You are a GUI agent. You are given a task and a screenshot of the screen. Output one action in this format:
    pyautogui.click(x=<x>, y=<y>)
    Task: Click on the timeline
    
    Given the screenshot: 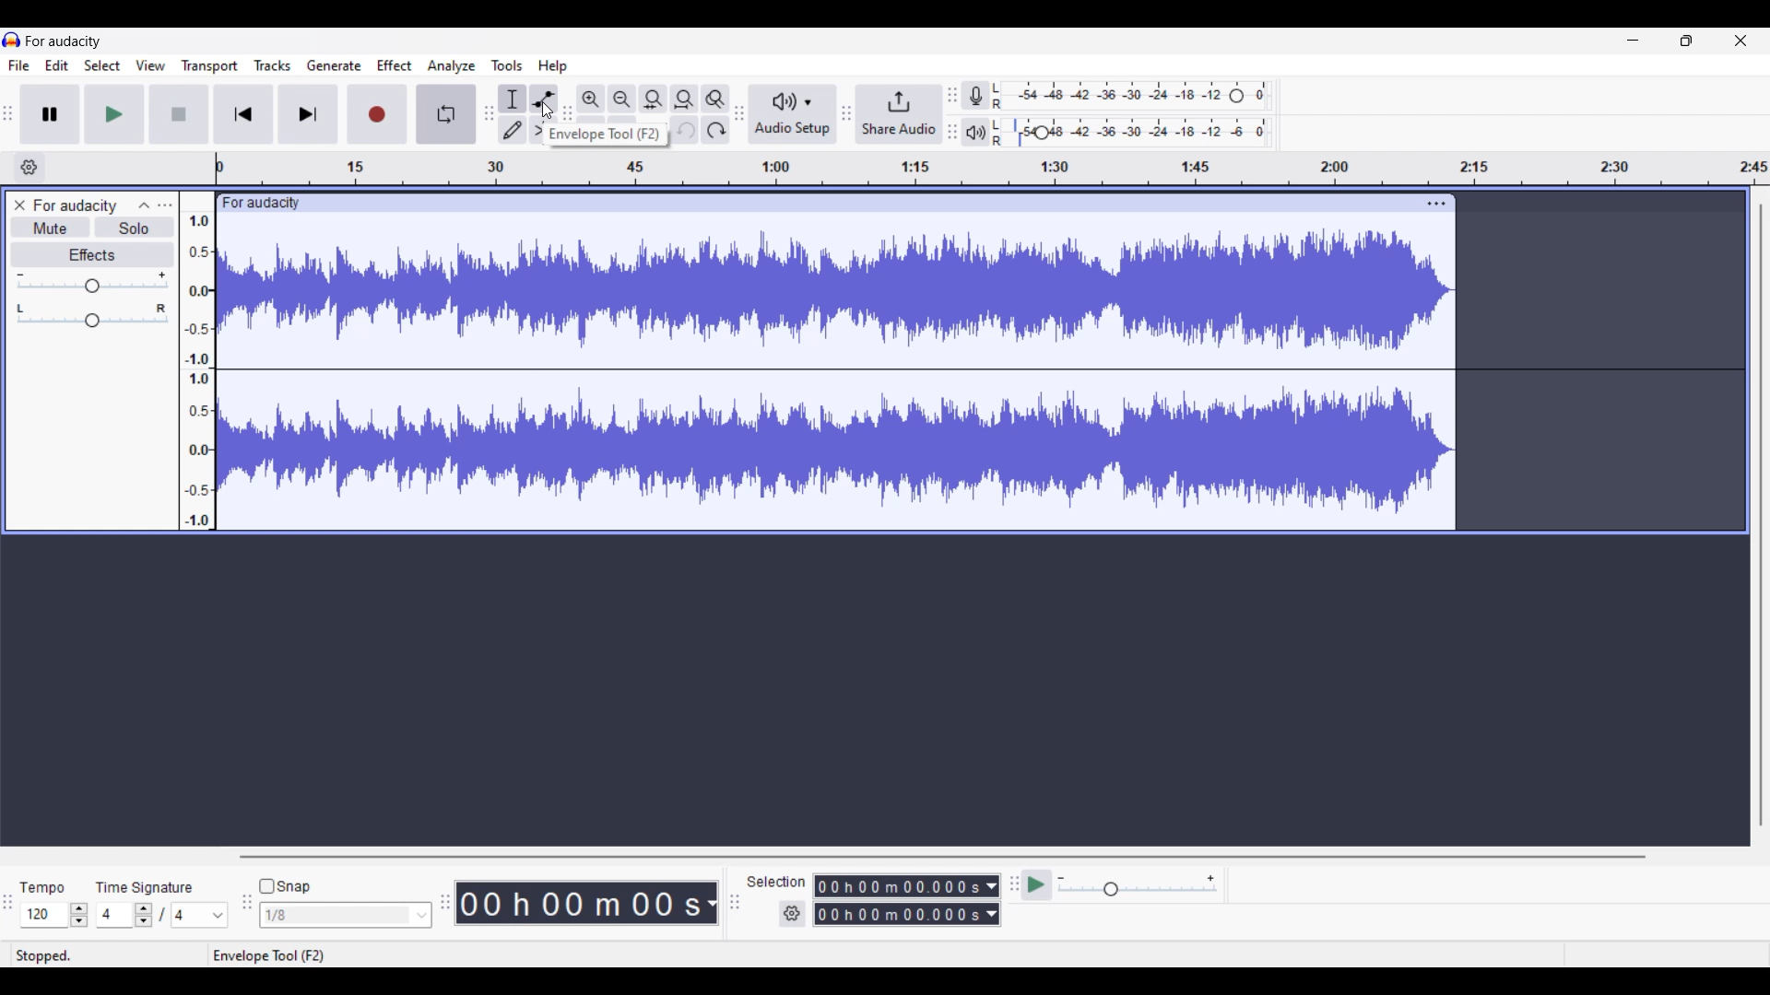 What is the action you would take?
    pyautogui.click(x=992, y=169)
    